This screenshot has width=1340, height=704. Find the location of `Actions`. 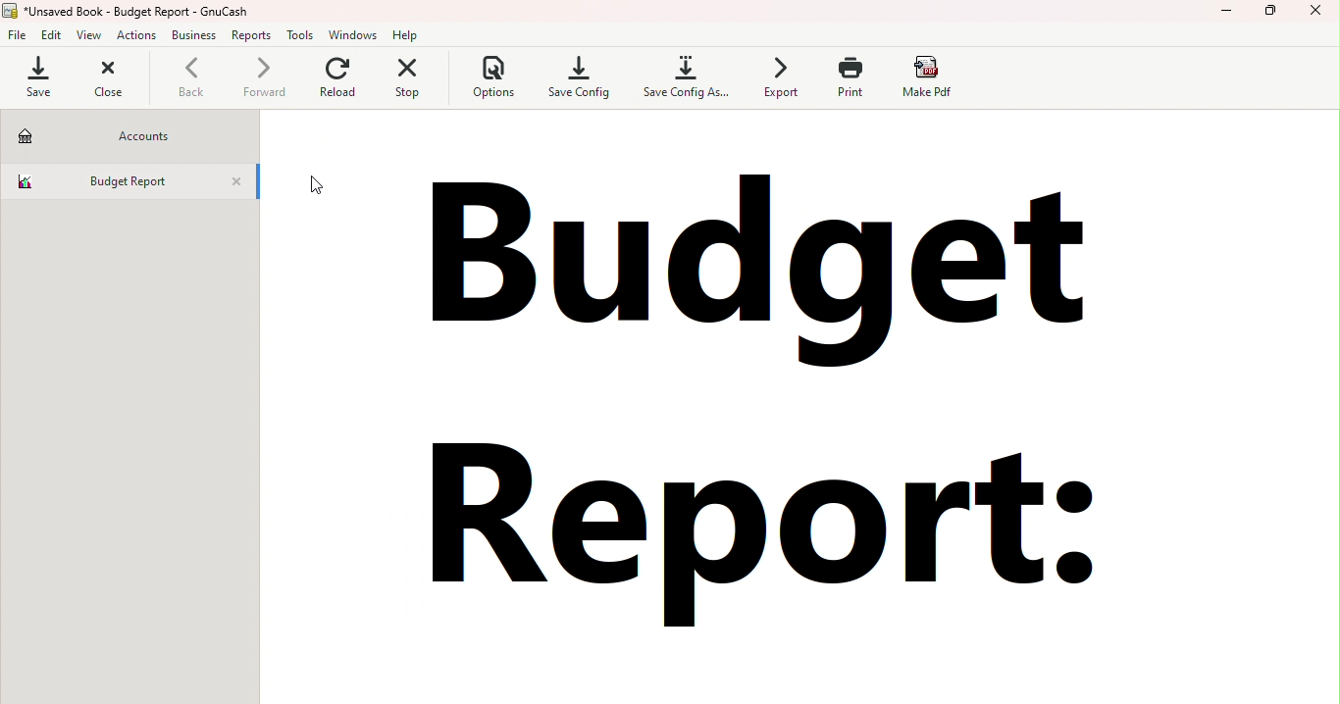

Actions is located at coordinates (135, 37).